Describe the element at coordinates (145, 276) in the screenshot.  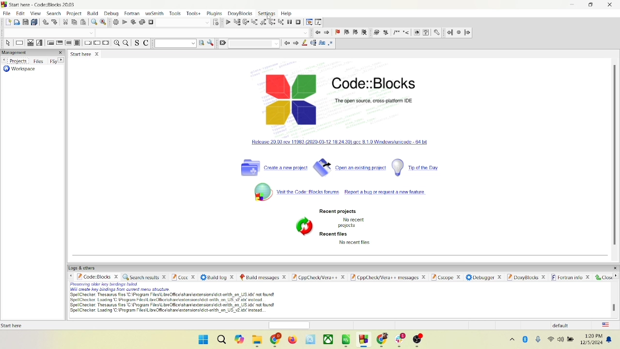
I see `search results` at that location.